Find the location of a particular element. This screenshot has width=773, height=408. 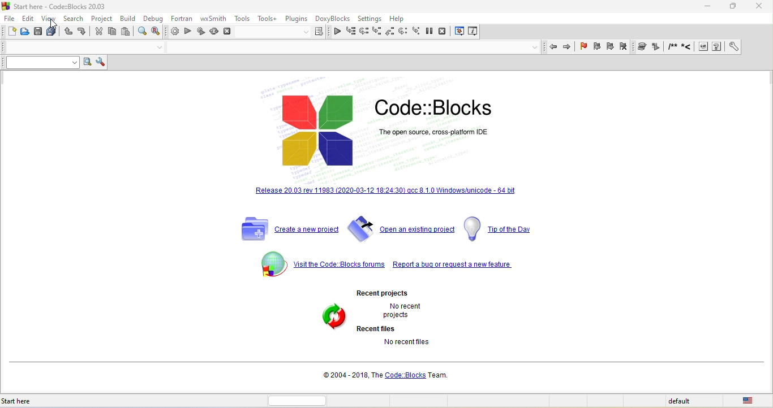

united state is located at coordinates (750, 401).